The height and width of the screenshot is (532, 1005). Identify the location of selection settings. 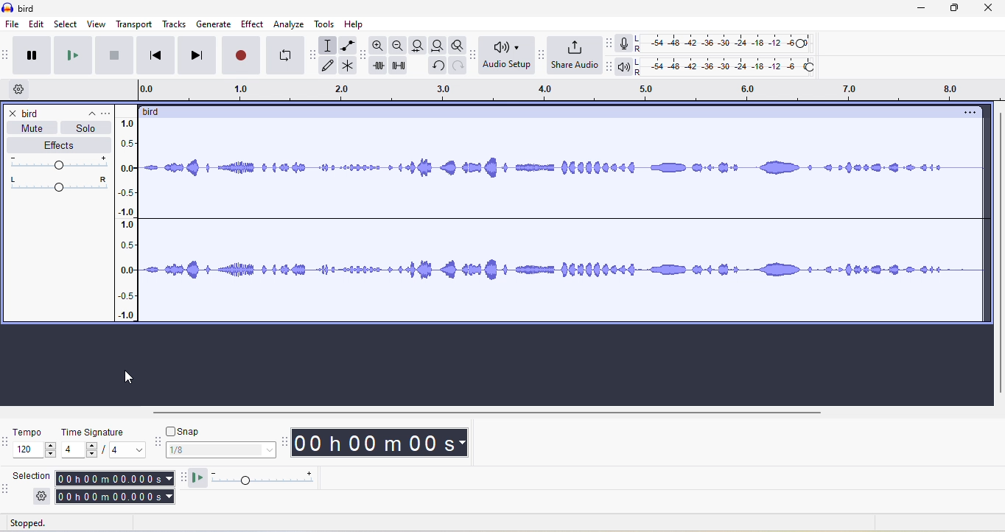
(40, 495).